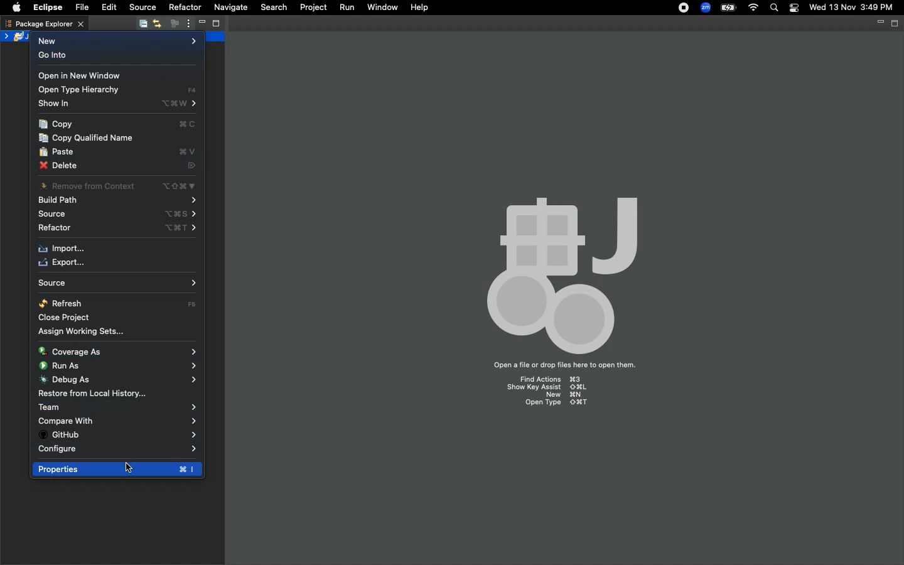  Describe the element at coordinates (706, 8) in the screenshot. I see `Zoom` at that location.